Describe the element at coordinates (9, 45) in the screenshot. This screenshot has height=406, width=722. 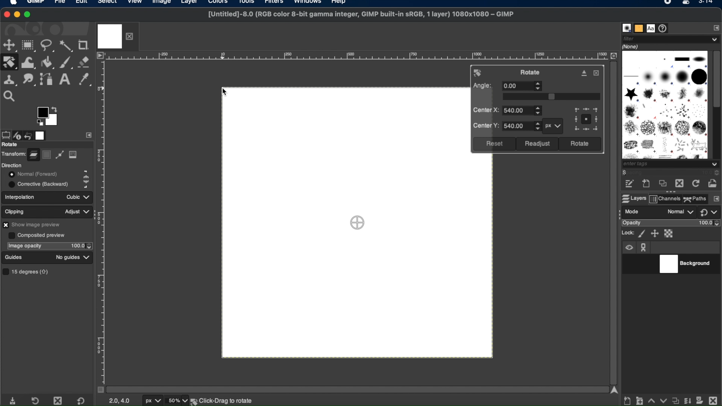
I see `move tool` at that location.